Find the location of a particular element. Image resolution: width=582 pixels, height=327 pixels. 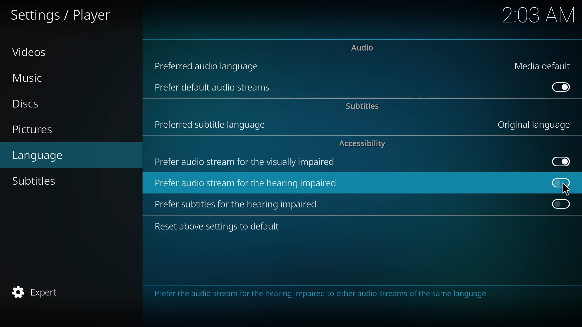

click to enable is located at coordinates (561, 205).